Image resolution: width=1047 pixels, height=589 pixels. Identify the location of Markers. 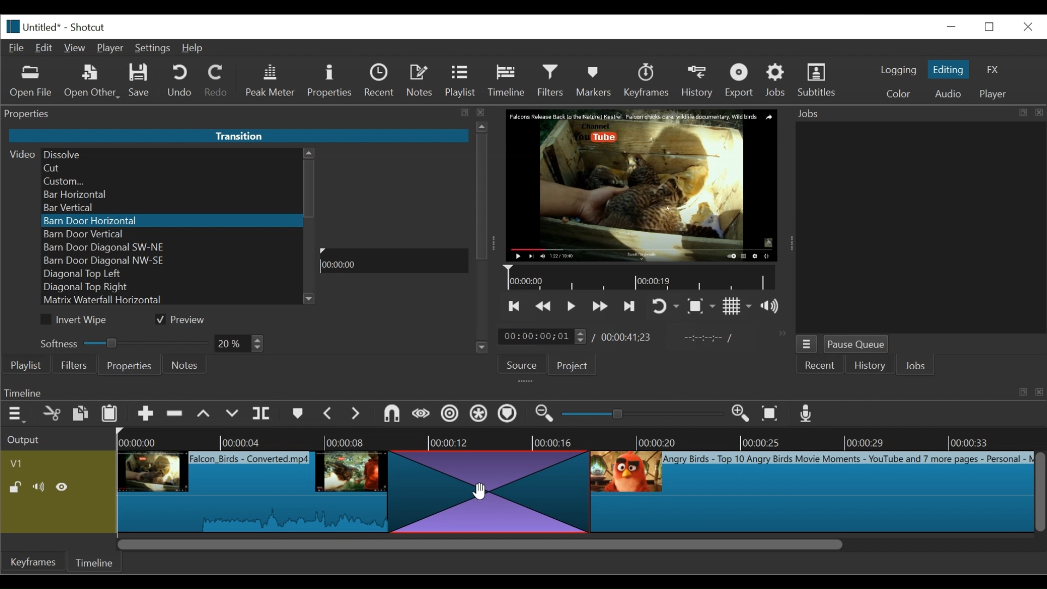
(594, 80).